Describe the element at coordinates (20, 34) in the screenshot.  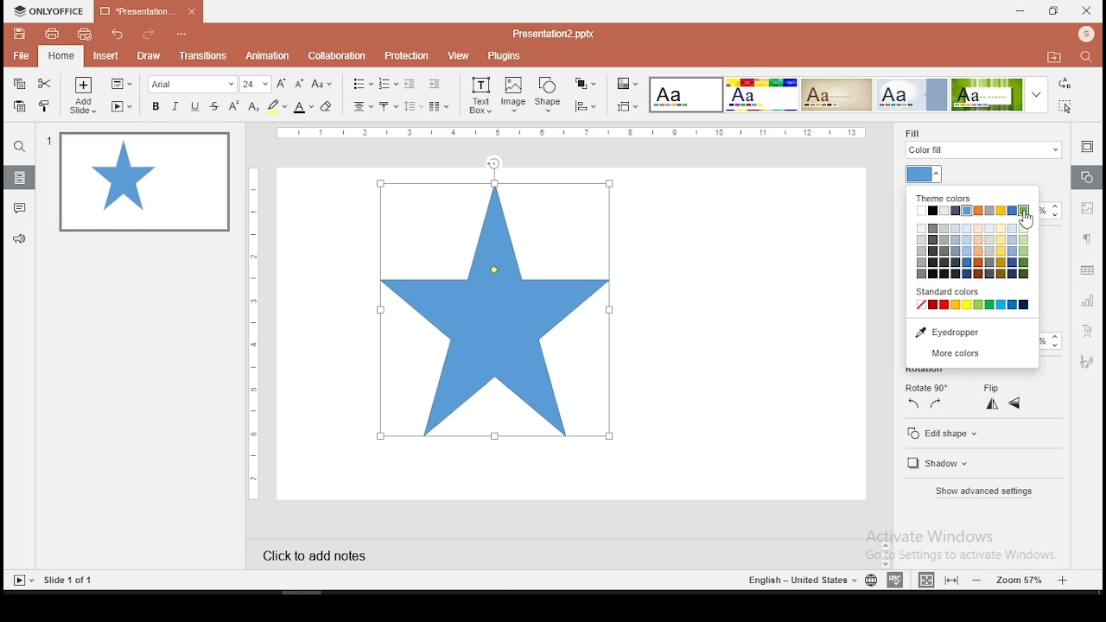
I see `save` at that location.